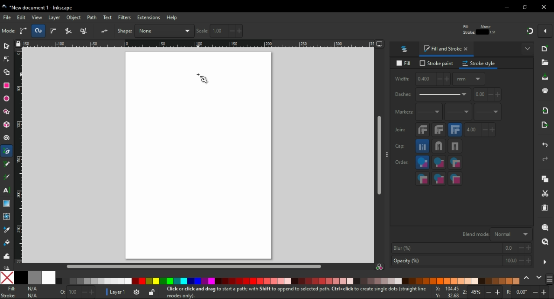  Describe the element at coordinates (423, 146) in the screenshot. I see `butt` at that location.